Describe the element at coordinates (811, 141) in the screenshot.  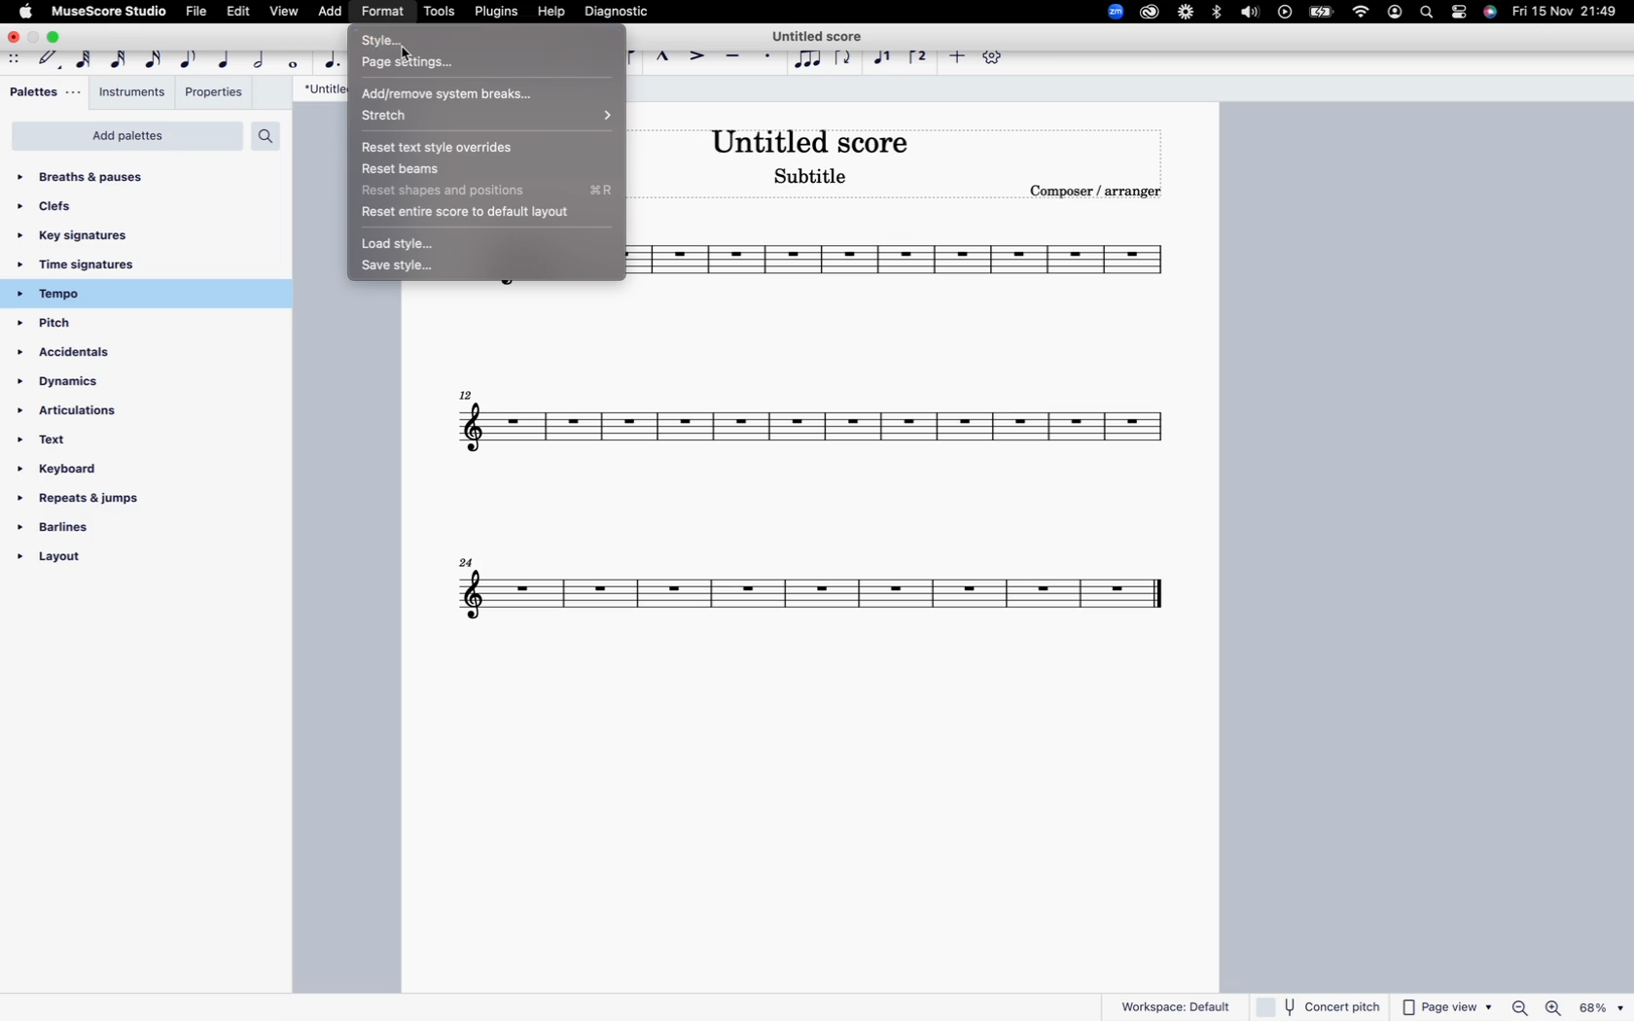
I see `score title` at that location.